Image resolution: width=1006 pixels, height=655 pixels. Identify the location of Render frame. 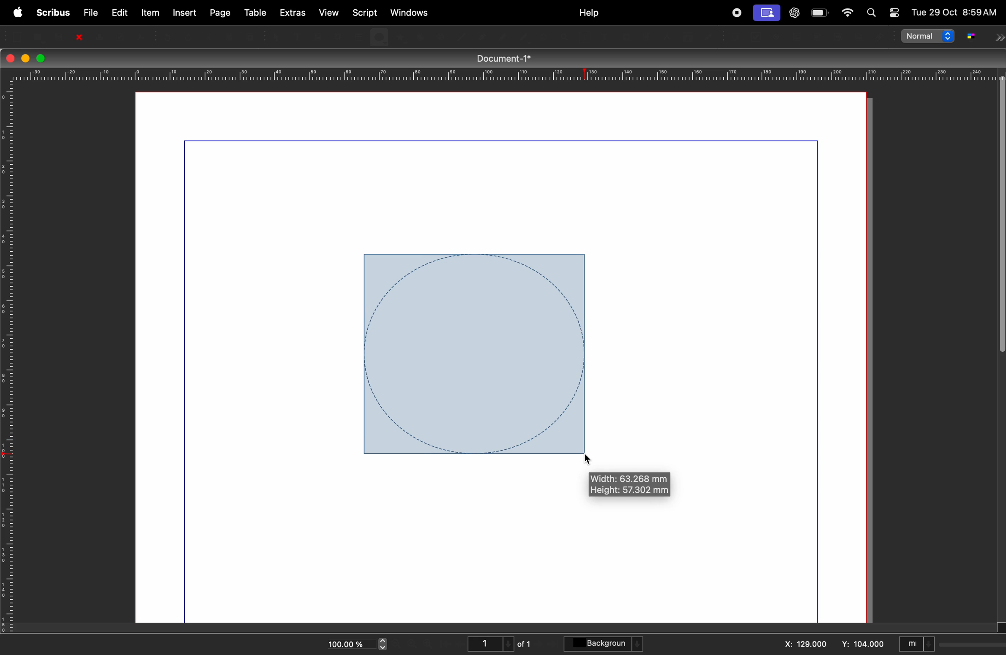
(336, 36).